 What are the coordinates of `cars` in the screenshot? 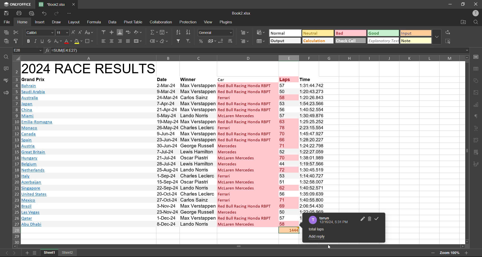 It's located at (245, 155).